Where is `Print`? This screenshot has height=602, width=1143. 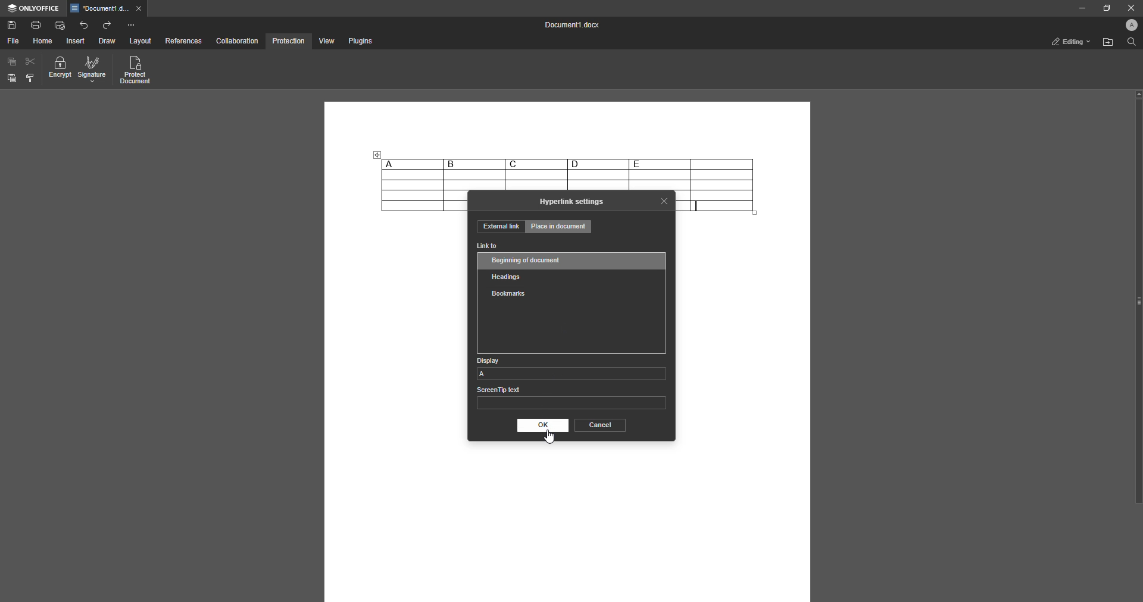
Print is located at coordinates (36, 24).